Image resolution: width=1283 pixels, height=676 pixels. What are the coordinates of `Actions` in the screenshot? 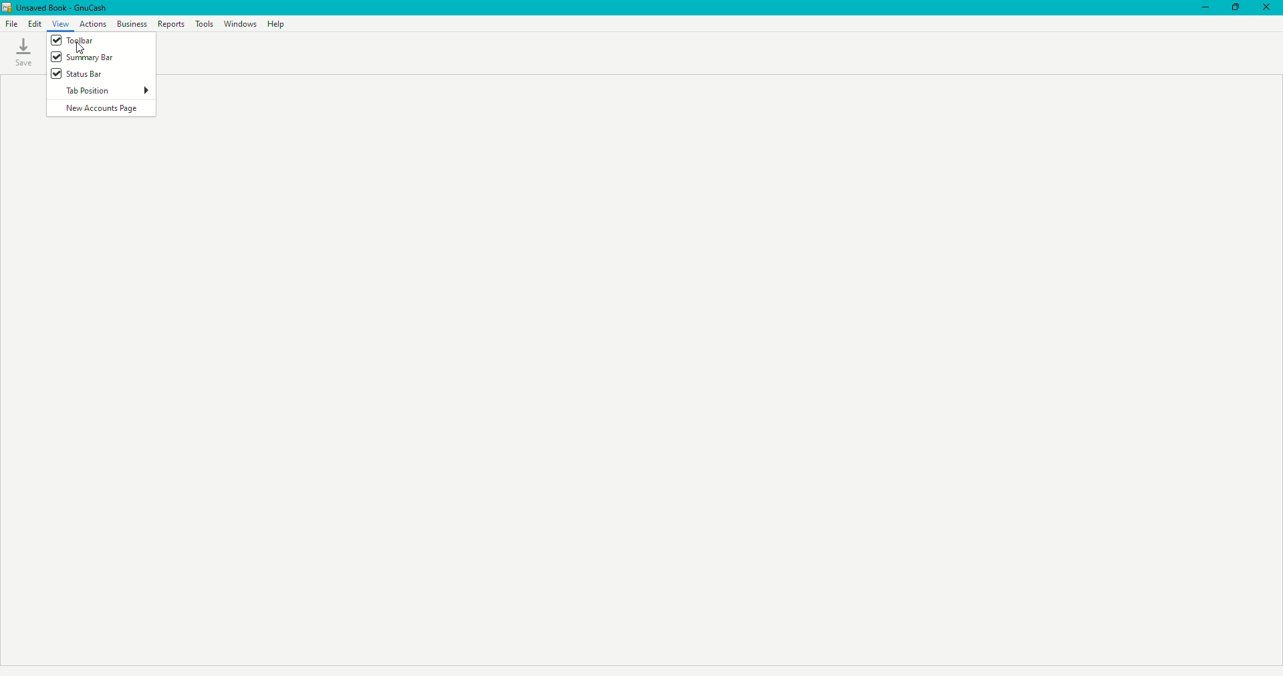 It's located at (92, 24).